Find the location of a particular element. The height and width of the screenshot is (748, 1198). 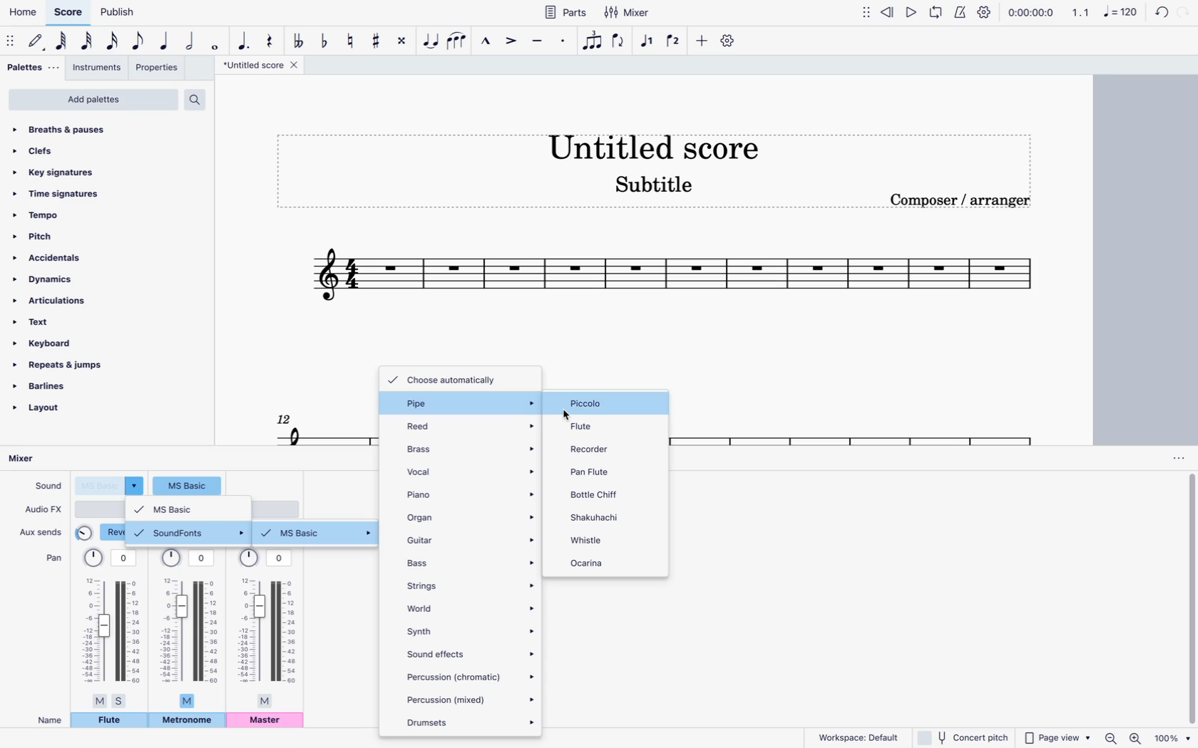

vocal is located at coordinates (471, 469).